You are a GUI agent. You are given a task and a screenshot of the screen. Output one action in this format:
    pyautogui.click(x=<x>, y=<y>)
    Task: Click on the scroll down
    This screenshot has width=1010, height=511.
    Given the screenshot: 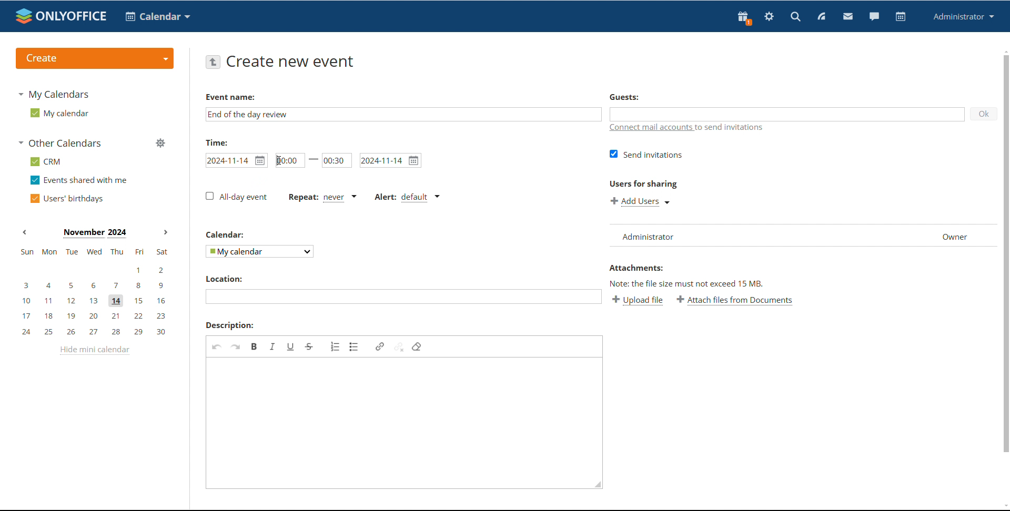 What is the action you would take?
    pyautogui.click(x=1004, y=507)
    